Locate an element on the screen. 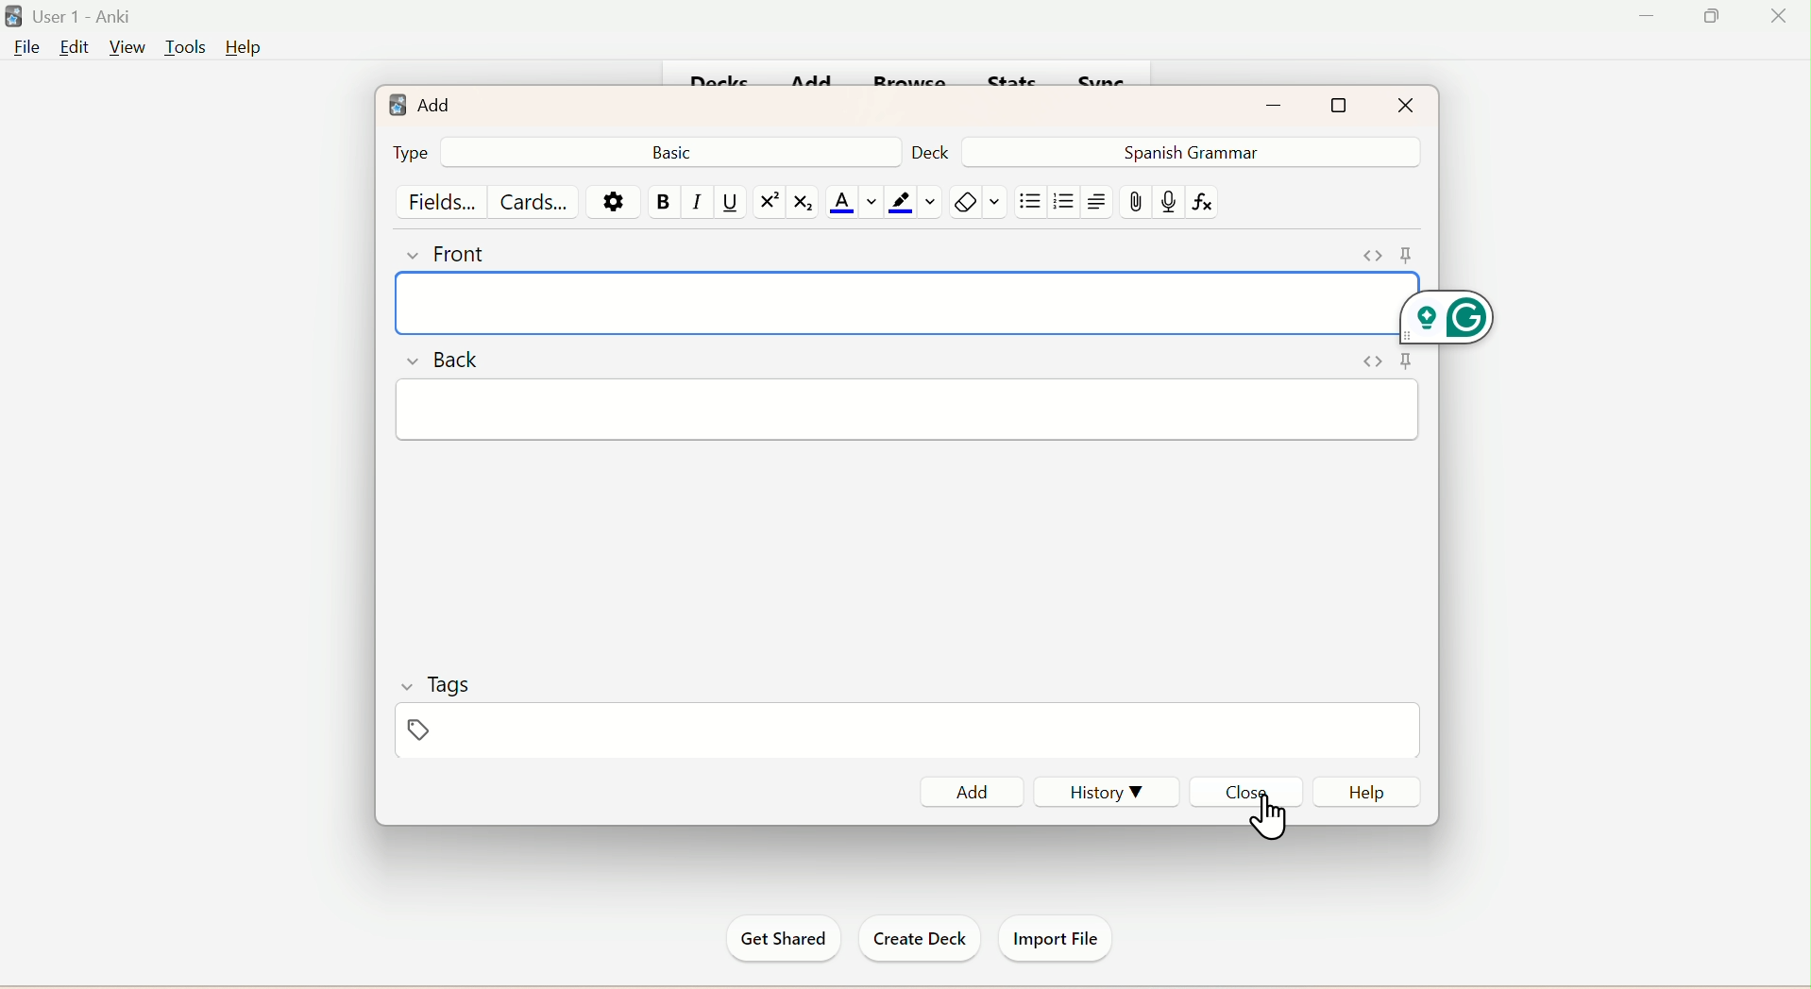   is located at coordinates (27, 52).